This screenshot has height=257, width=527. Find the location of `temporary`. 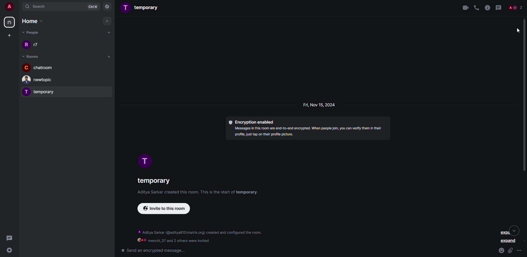

temporary is located at coordinates (153, 181).